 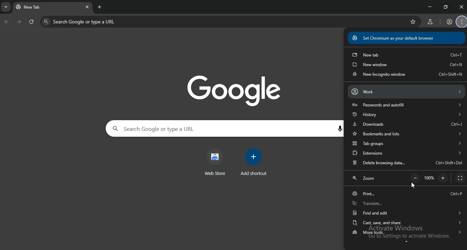 What do you see at coordinates (406, 114) in the screenshot?
I see `history` at bounding box center [406, 114].